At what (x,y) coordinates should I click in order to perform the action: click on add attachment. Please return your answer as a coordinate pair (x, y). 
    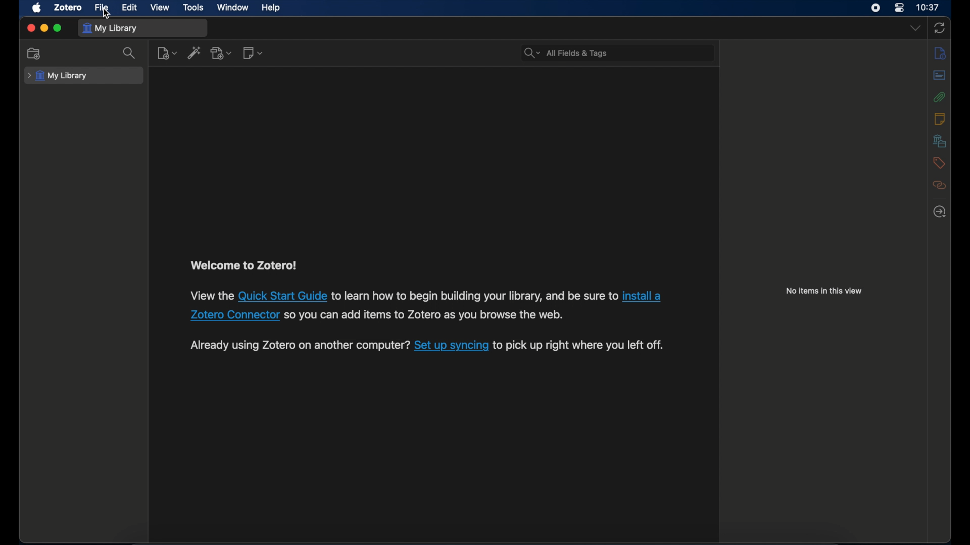
    Looking at the image, I should click on (221, 53).